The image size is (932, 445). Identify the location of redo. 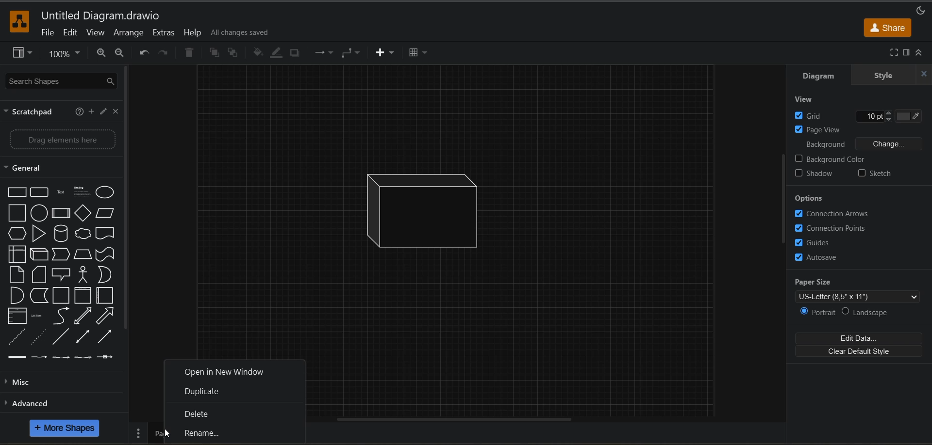
(164, 53).